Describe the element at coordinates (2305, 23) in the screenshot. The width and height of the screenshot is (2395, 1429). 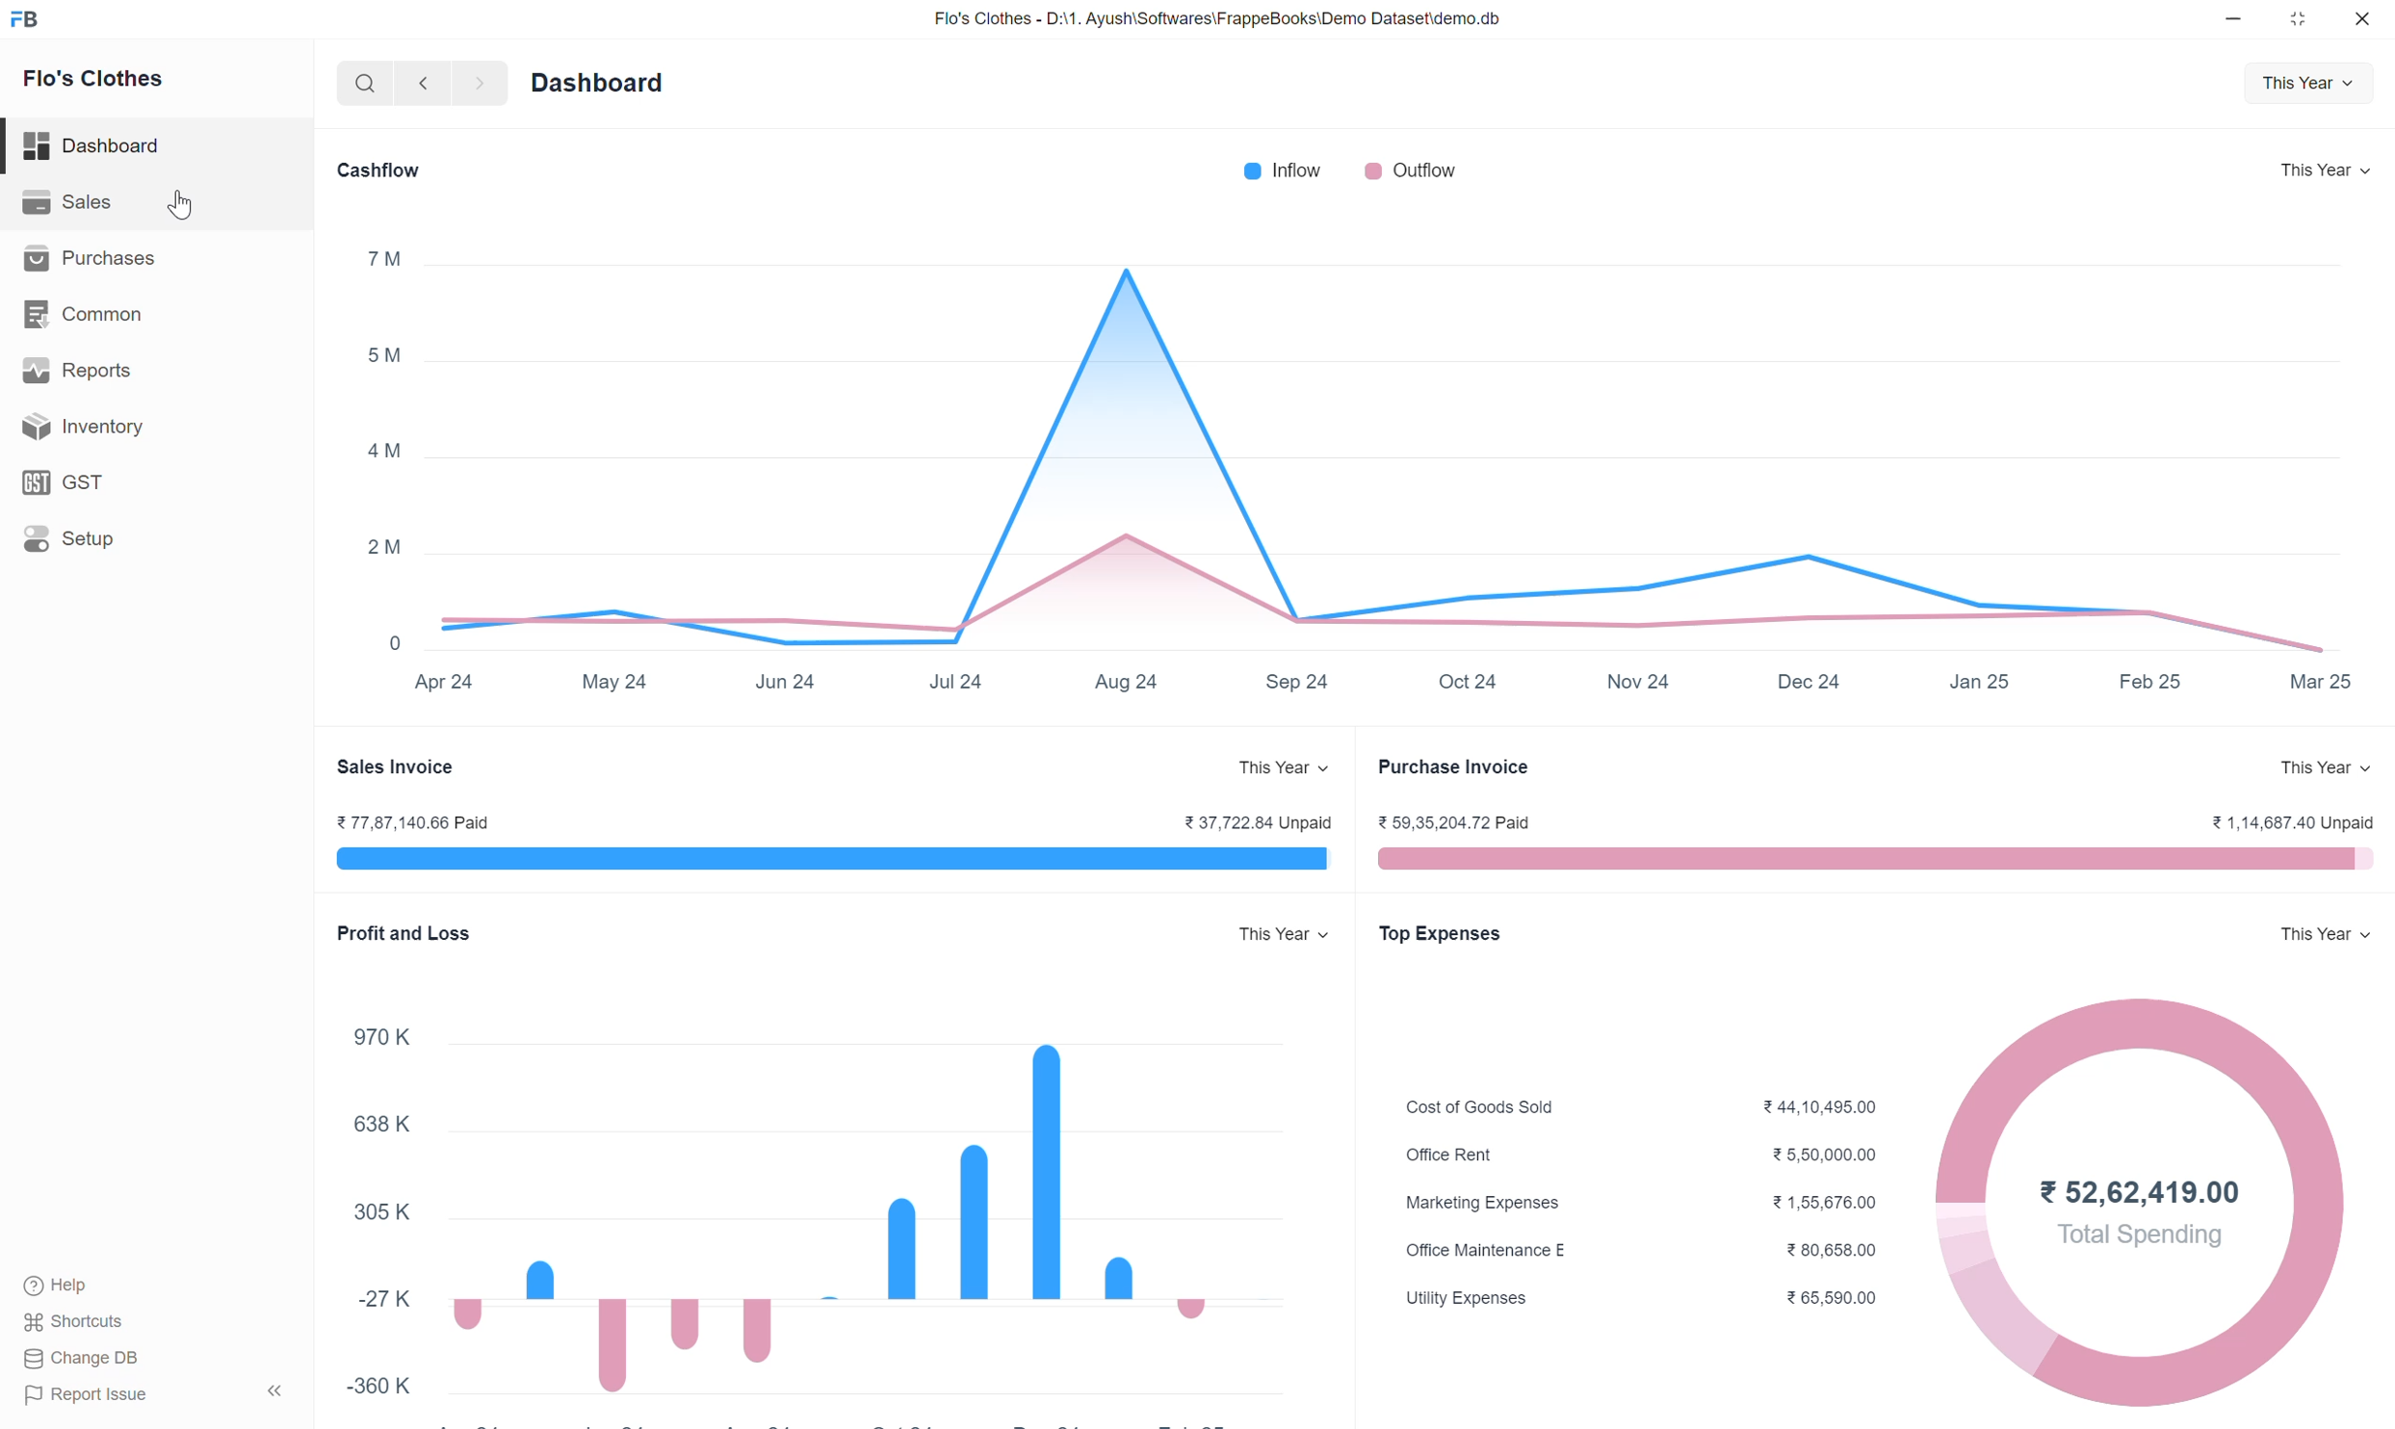
I see `resize ` at that location.